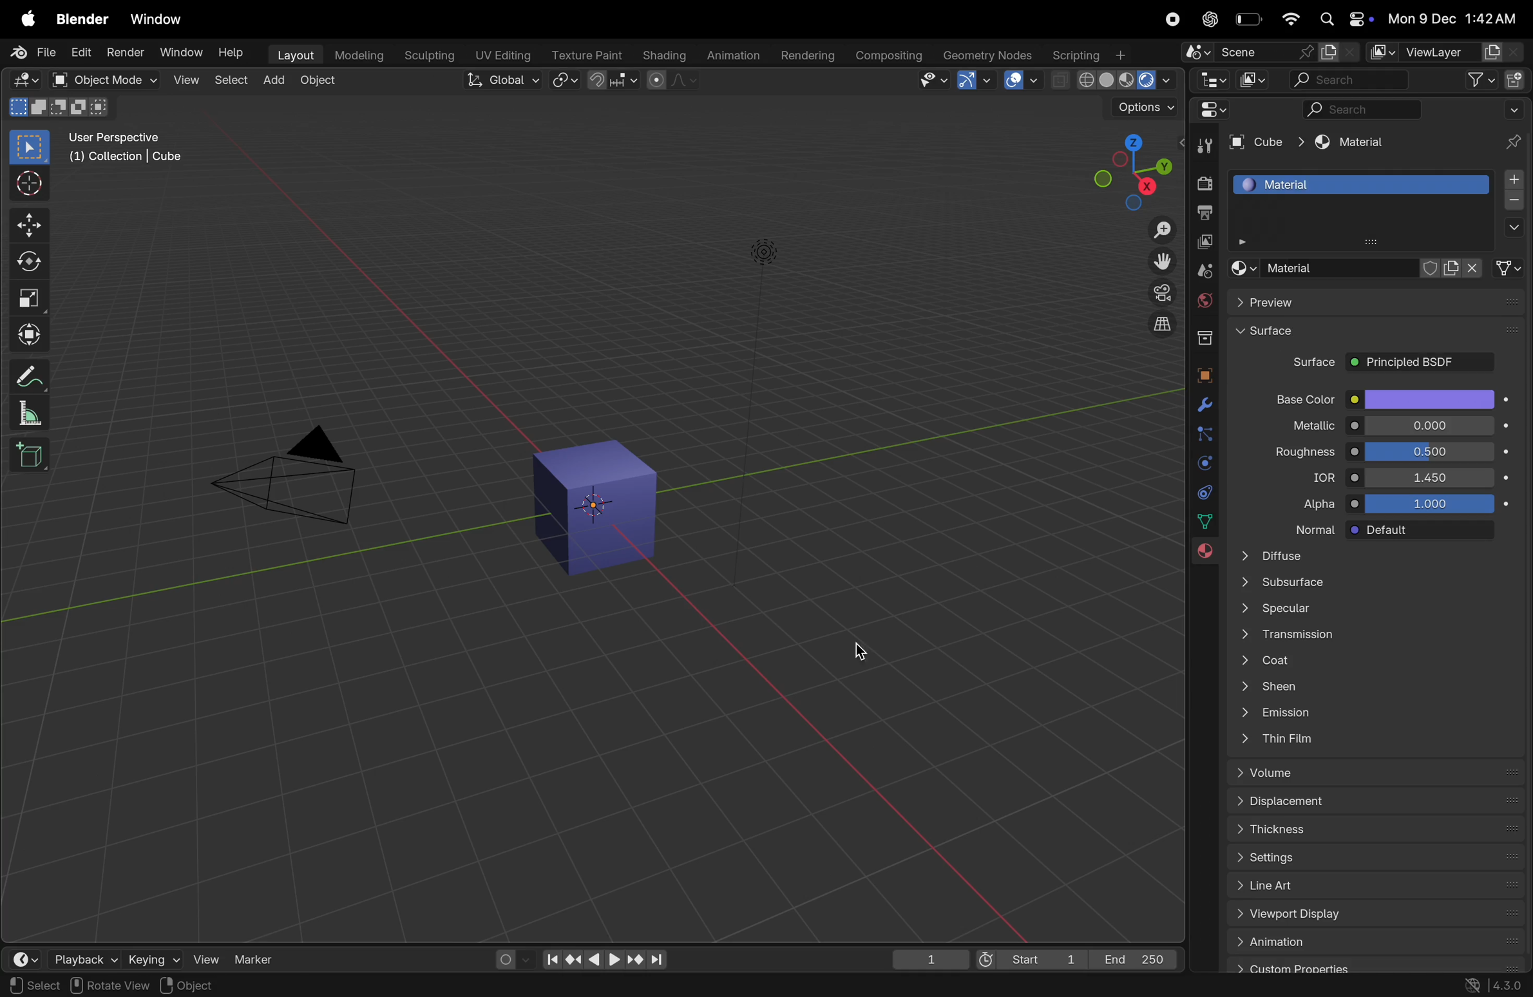 The height and width of the screenshot is (997, 1533). What do you see at coordinates (1419, 363) in the screenshot?
I see `Principled BSDF` at bounding box center [1419, 363].